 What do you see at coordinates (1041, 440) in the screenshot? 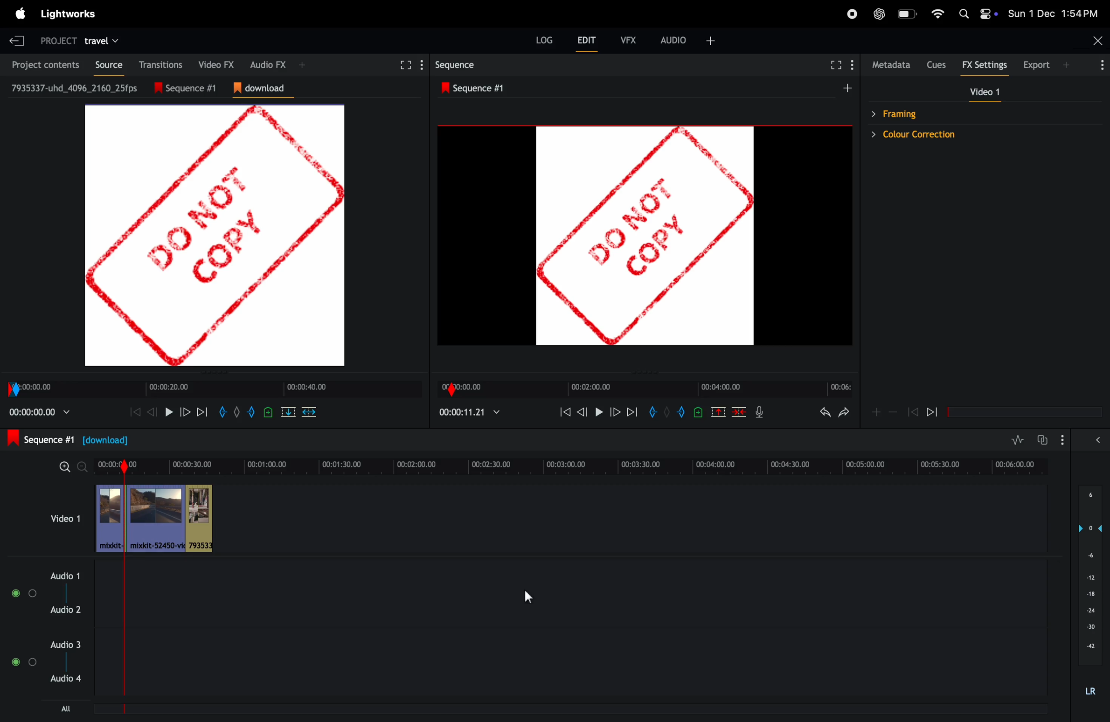
I see `toggle auto track sync` at bounding box center [1041, 440].